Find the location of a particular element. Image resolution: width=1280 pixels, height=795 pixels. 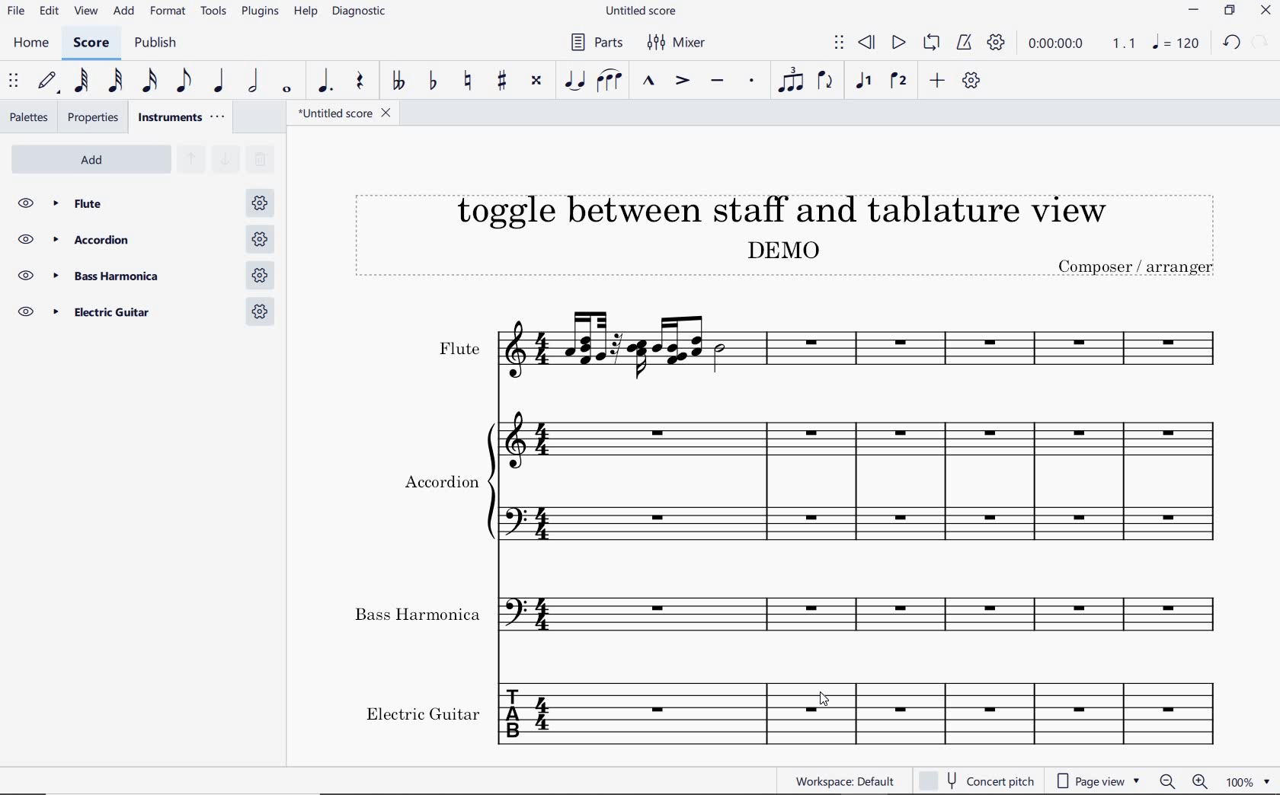

Instrument: Flute is located at coordinates (796, 346).